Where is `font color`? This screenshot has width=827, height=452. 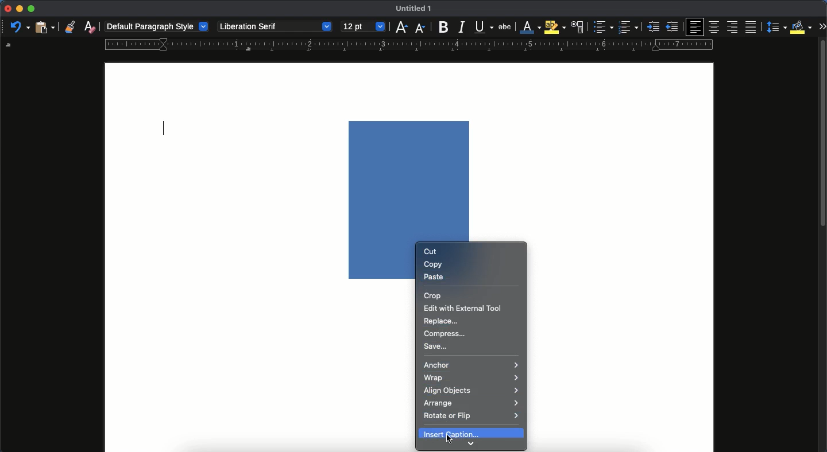 font color is located at coordinates (531, 28).